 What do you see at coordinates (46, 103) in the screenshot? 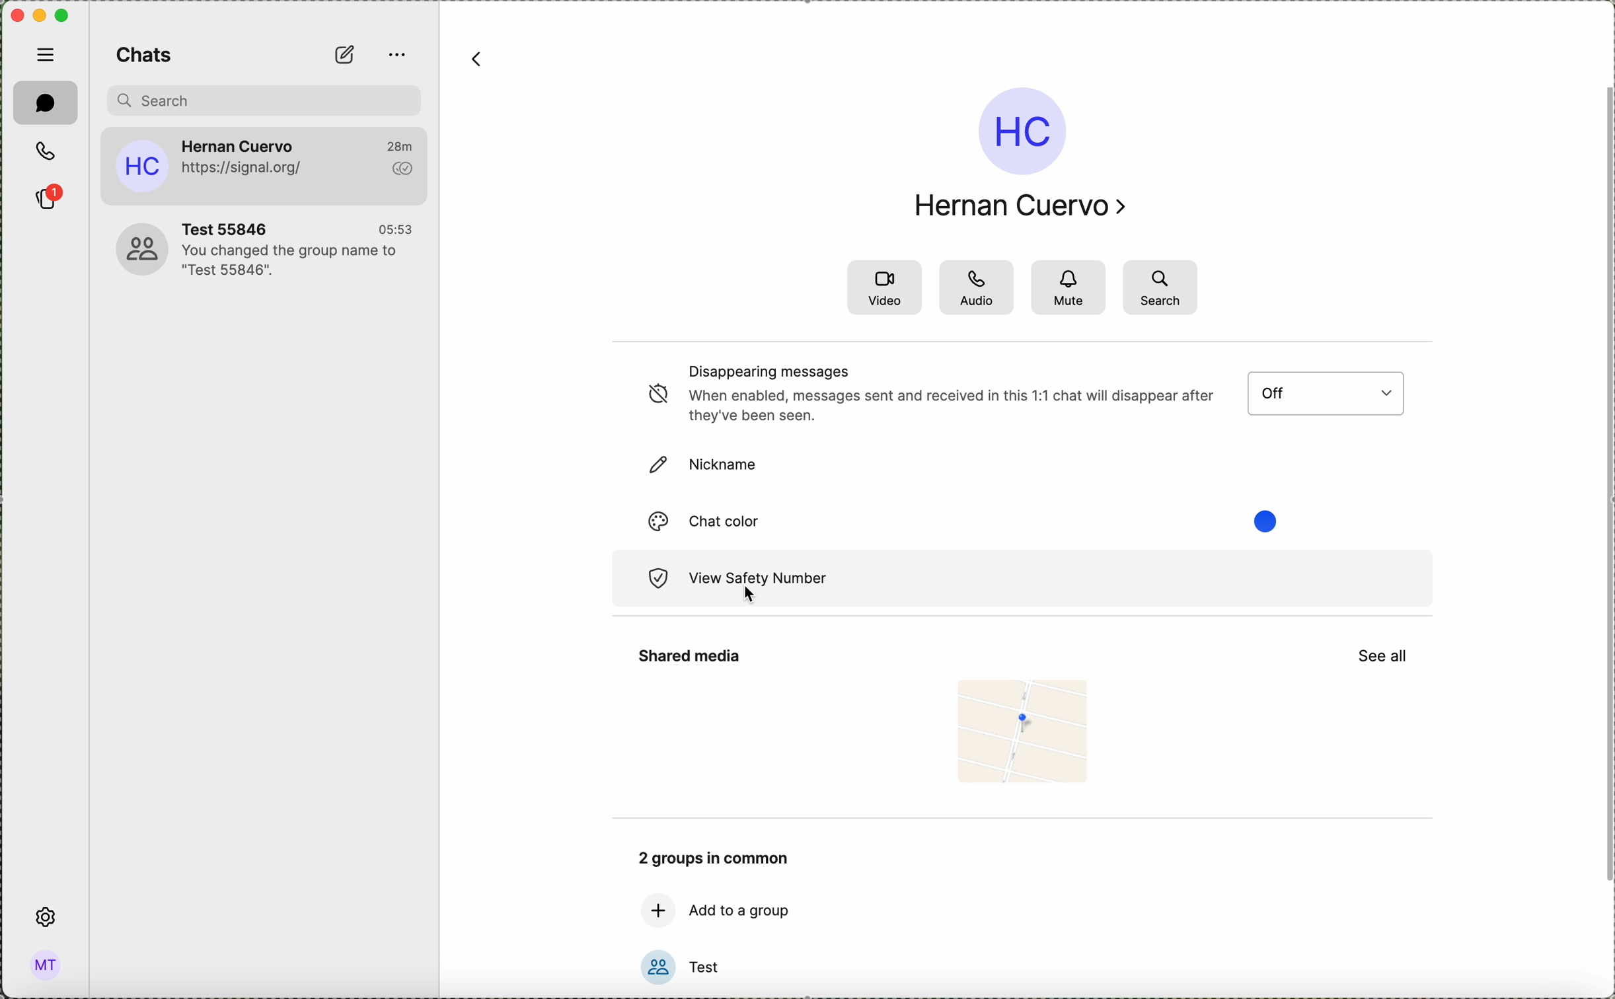
I see `chat` at bounding box center [46, 103].